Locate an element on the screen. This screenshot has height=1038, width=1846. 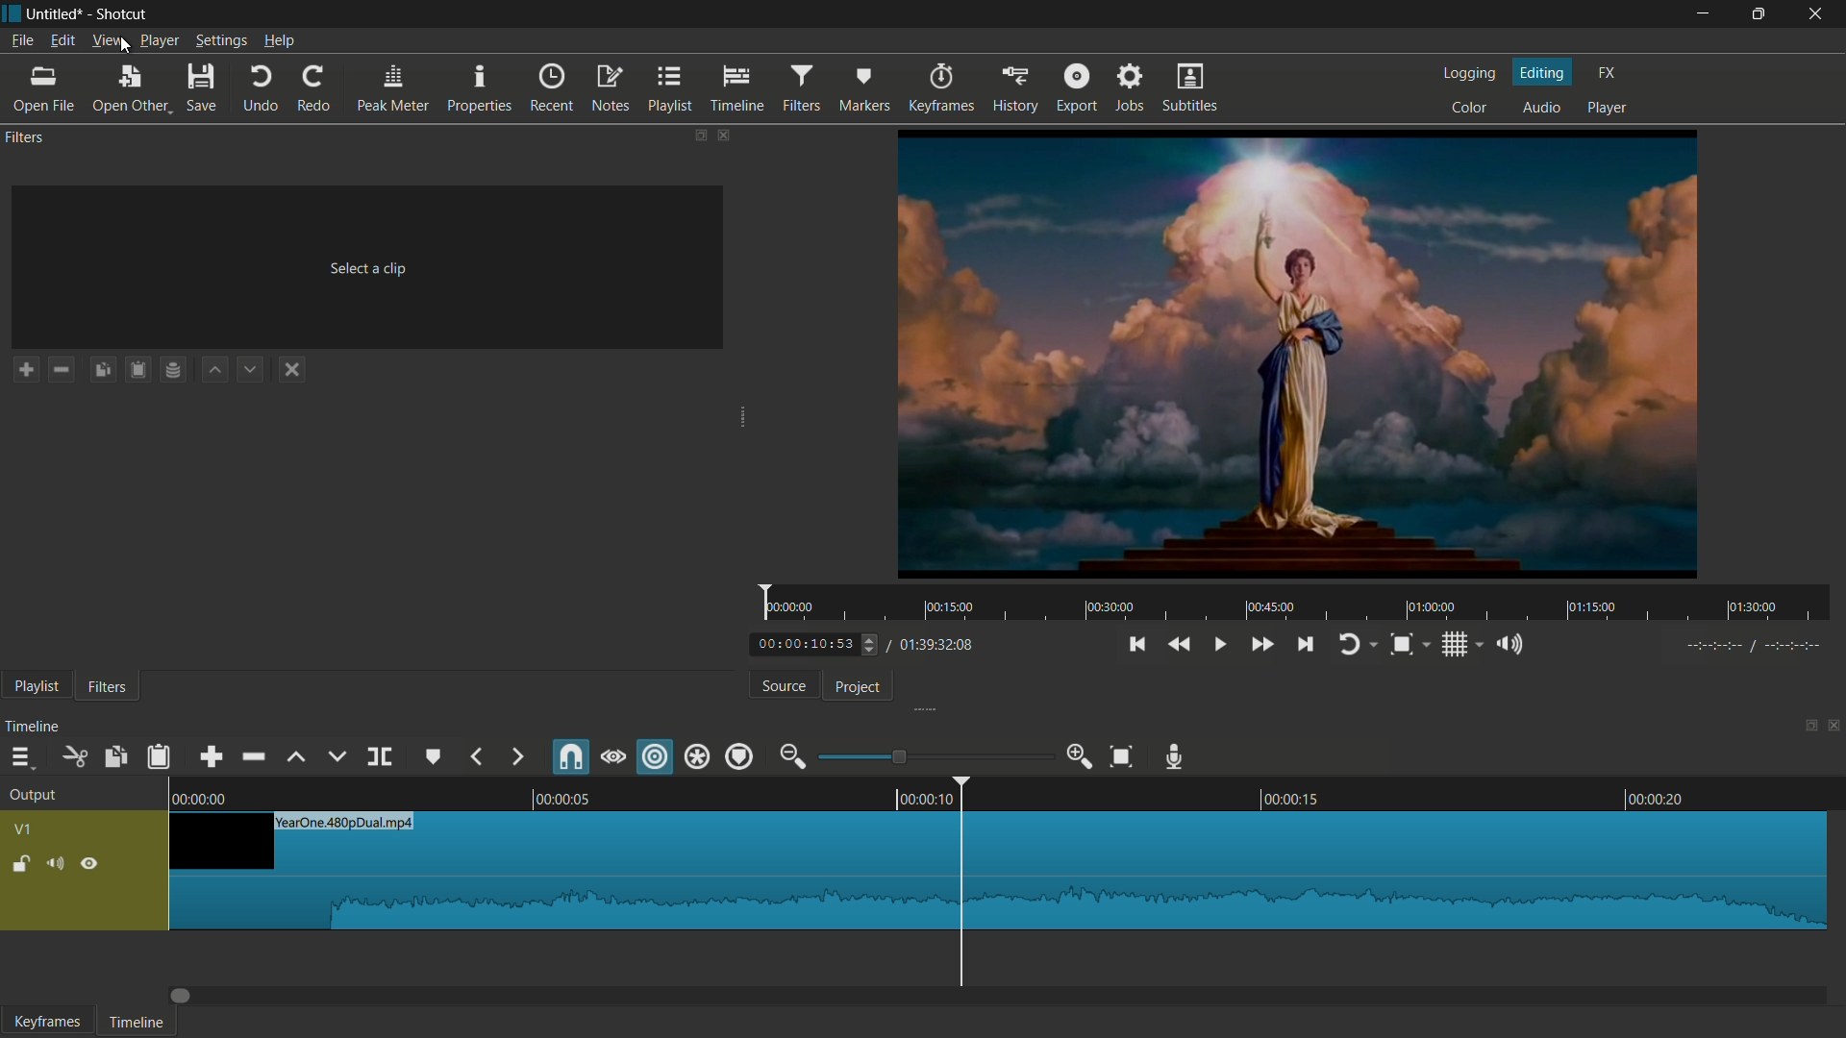
recent is located at coordinates (554, 89).